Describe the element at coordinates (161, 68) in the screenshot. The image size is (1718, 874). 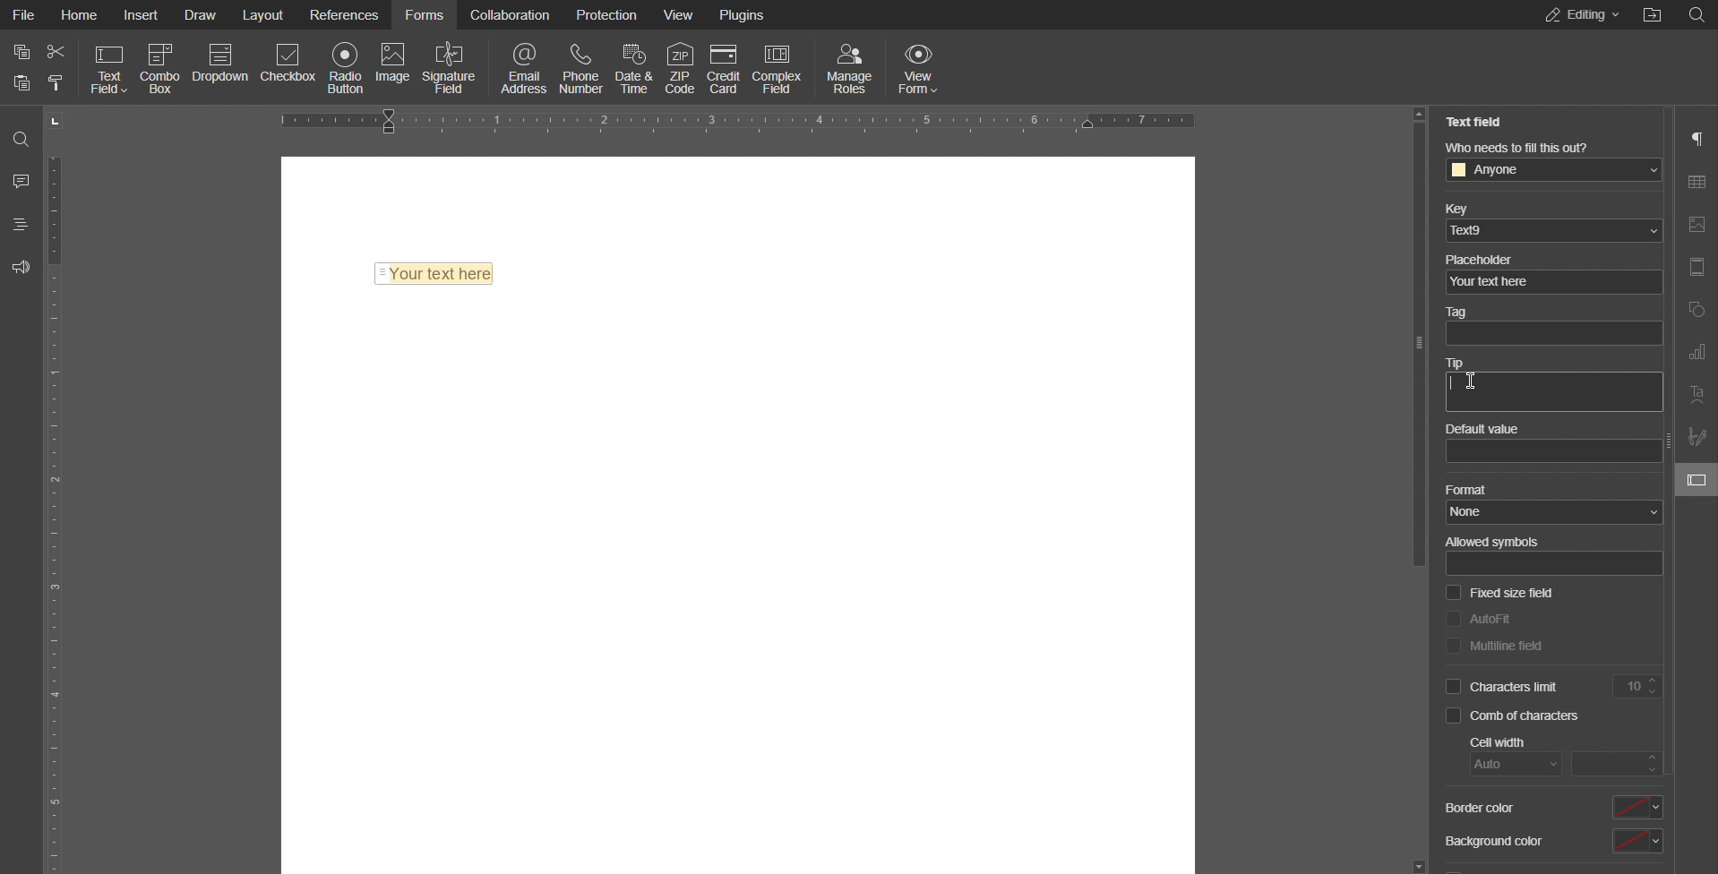
I see `Combo Box` at that location.